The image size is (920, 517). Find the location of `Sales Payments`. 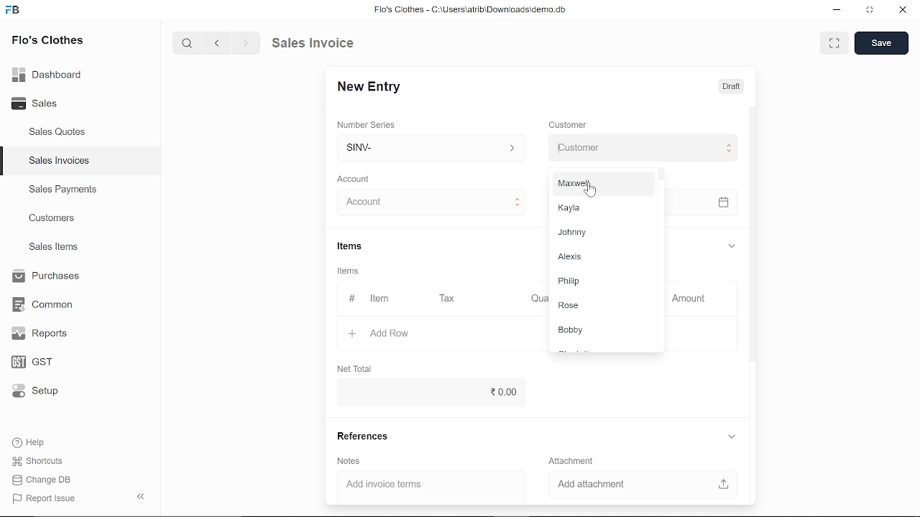

Sales Payments is located at coordinates (63, 190).